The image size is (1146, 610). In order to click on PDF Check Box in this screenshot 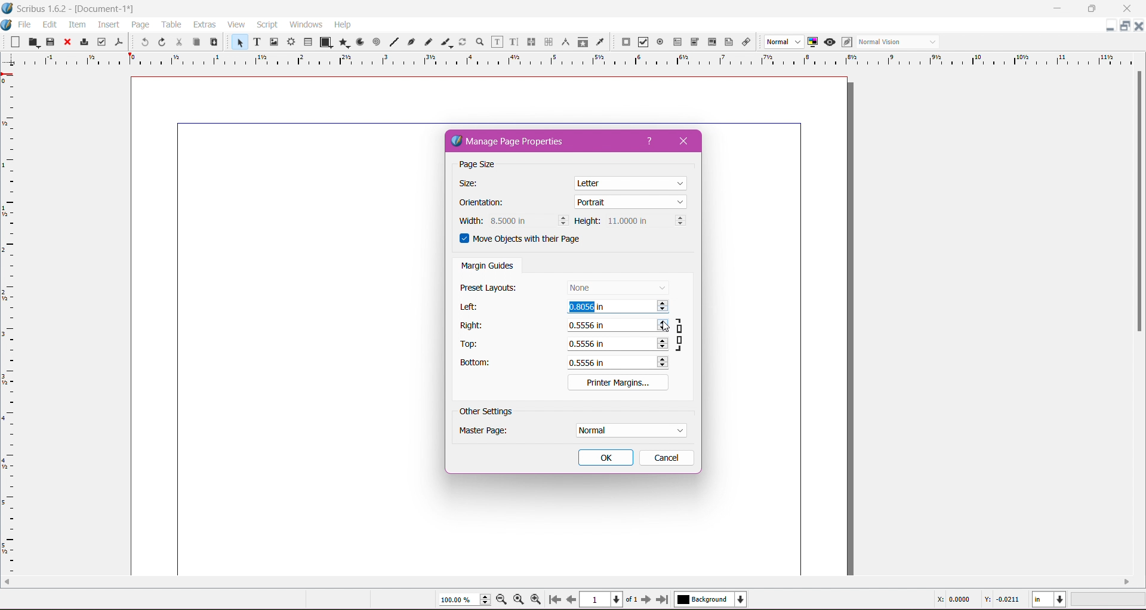, I will do `click(643, 42)`.